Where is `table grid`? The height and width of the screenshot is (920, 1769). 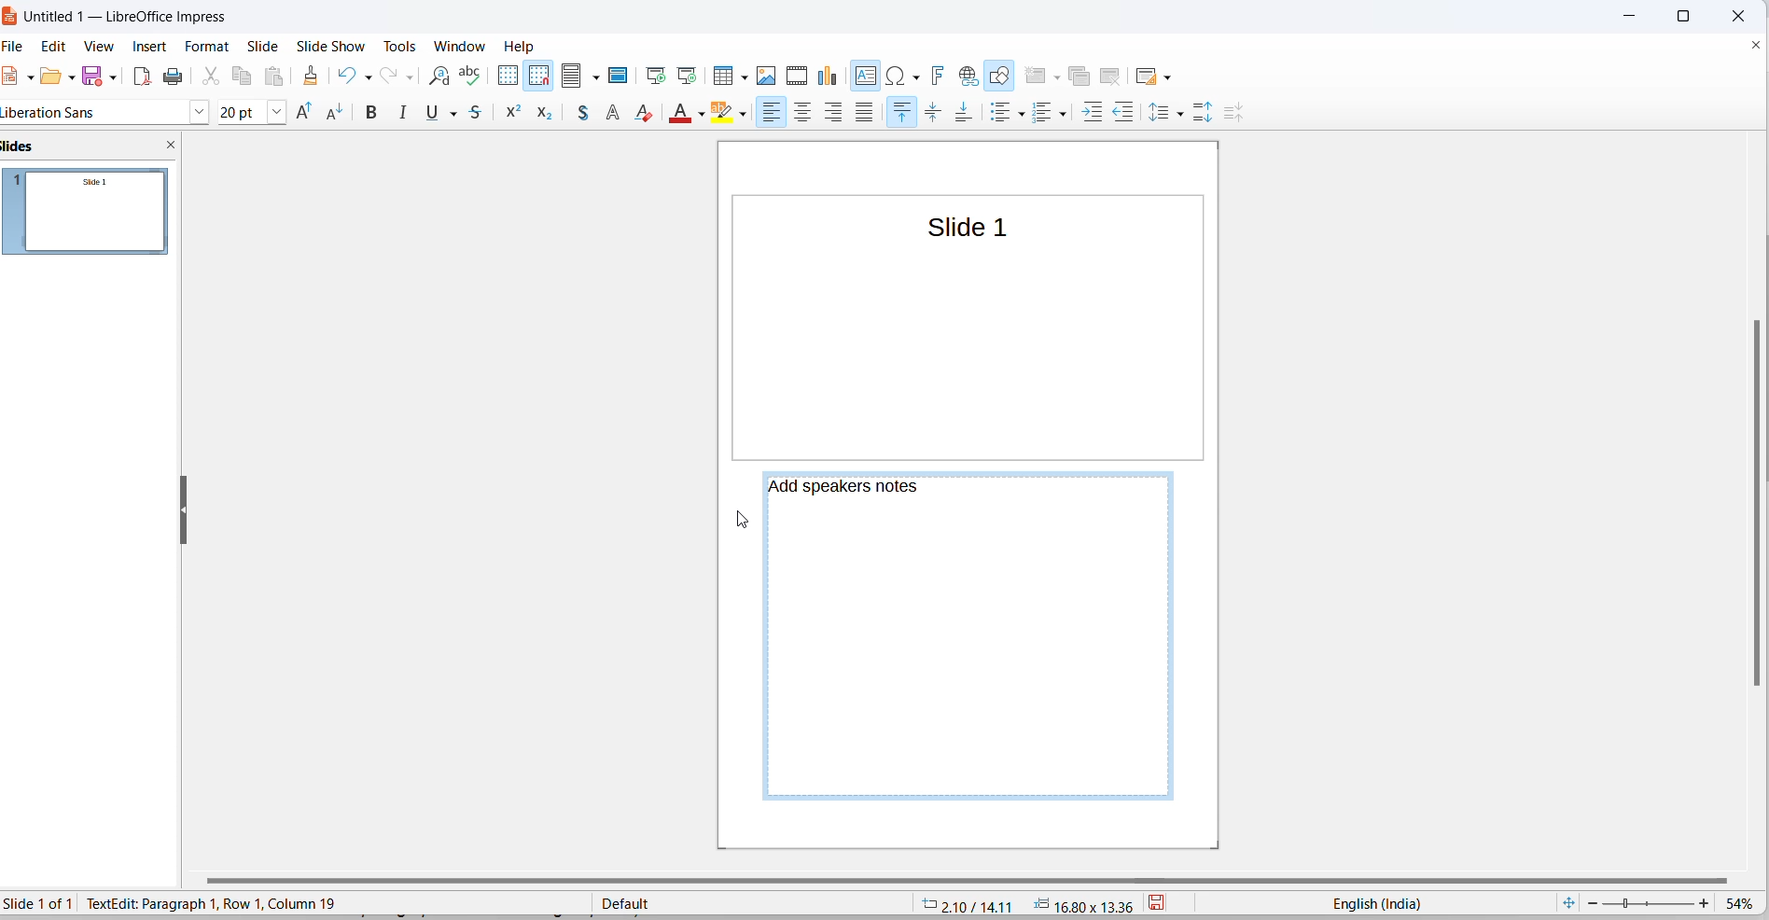
table grid is located at coordinates (743, 79).